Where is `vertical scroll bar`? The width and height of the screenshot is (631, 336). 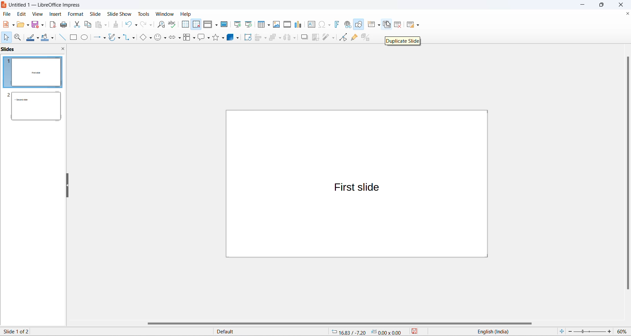
vertical scroll bar is located at coordinates (627, 181).